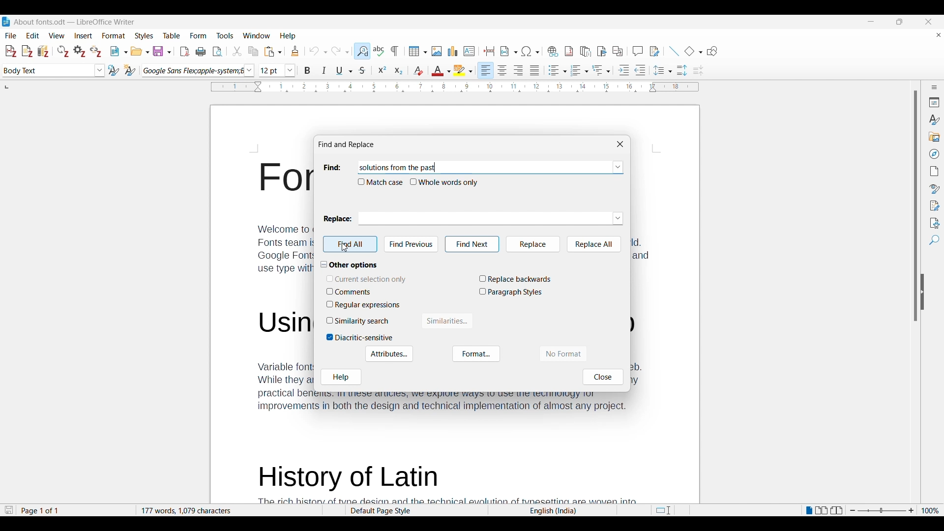 The height and width of the screenshot is (531, 944). Describe the element at coordinates (350, 244) in the screenshot. I see `Find all highlighted due to selection` at that location.